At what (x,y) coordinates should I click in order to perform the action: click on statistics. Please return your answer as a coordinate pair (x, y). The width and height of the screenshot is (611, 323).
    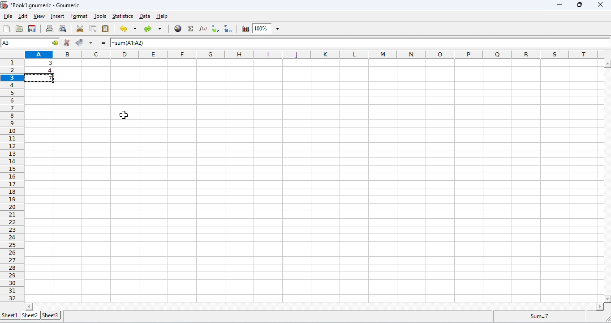
    Looking at the image, I should click on (123, 17).